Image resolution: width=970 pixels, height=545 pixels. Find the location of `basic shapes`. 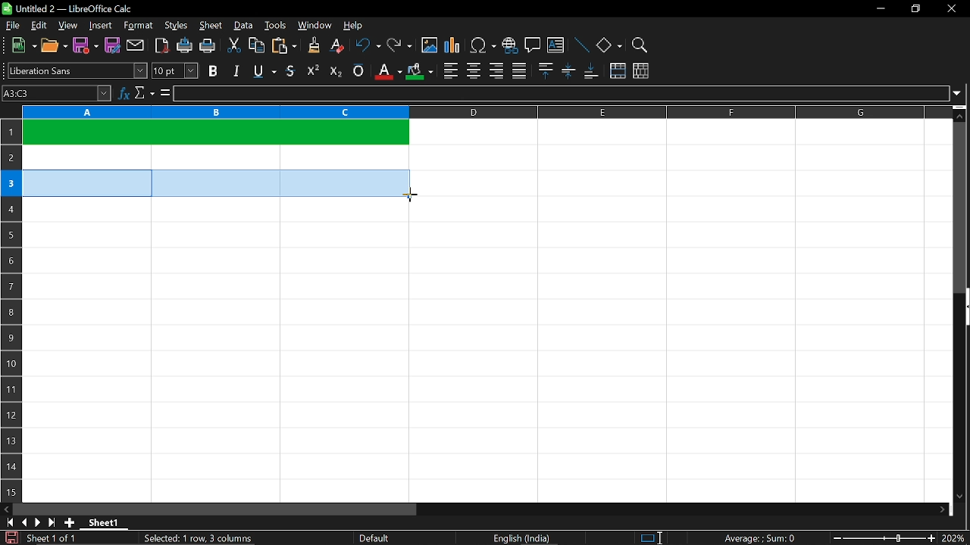

basic shapes is located at coordinates (609, 45).